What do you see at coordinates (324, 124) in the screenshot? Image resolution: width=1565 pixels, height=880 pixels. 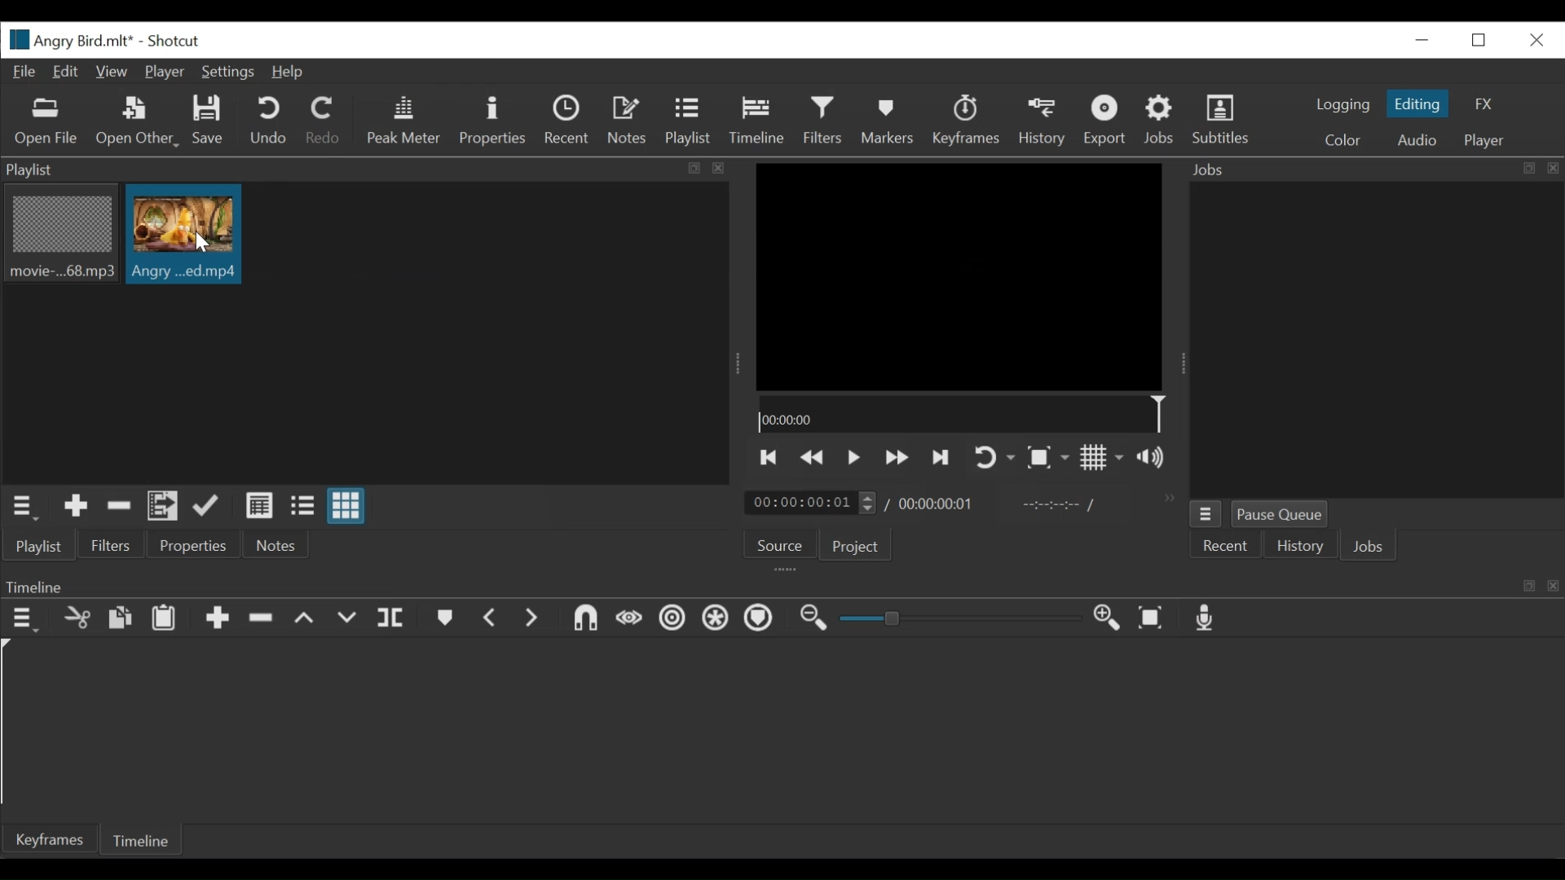 I see `Redo` at bounding box center [324, 124].